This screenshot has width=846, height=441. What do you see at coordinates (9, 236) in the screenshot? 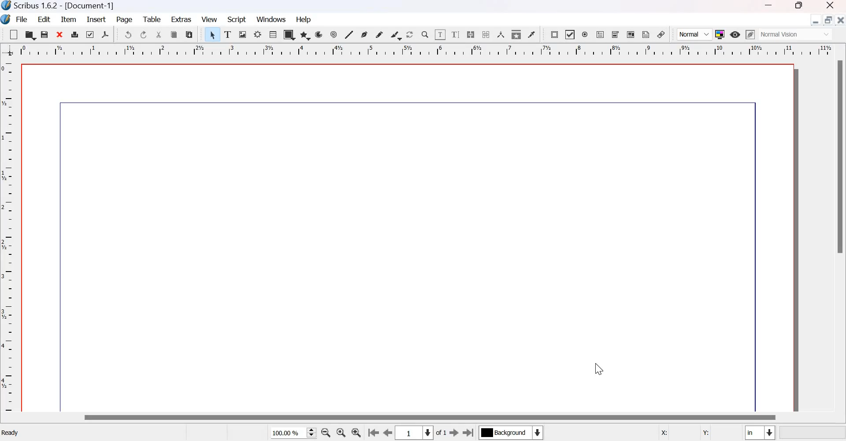
I see `vertical scale` at bounding box center [9, 236].